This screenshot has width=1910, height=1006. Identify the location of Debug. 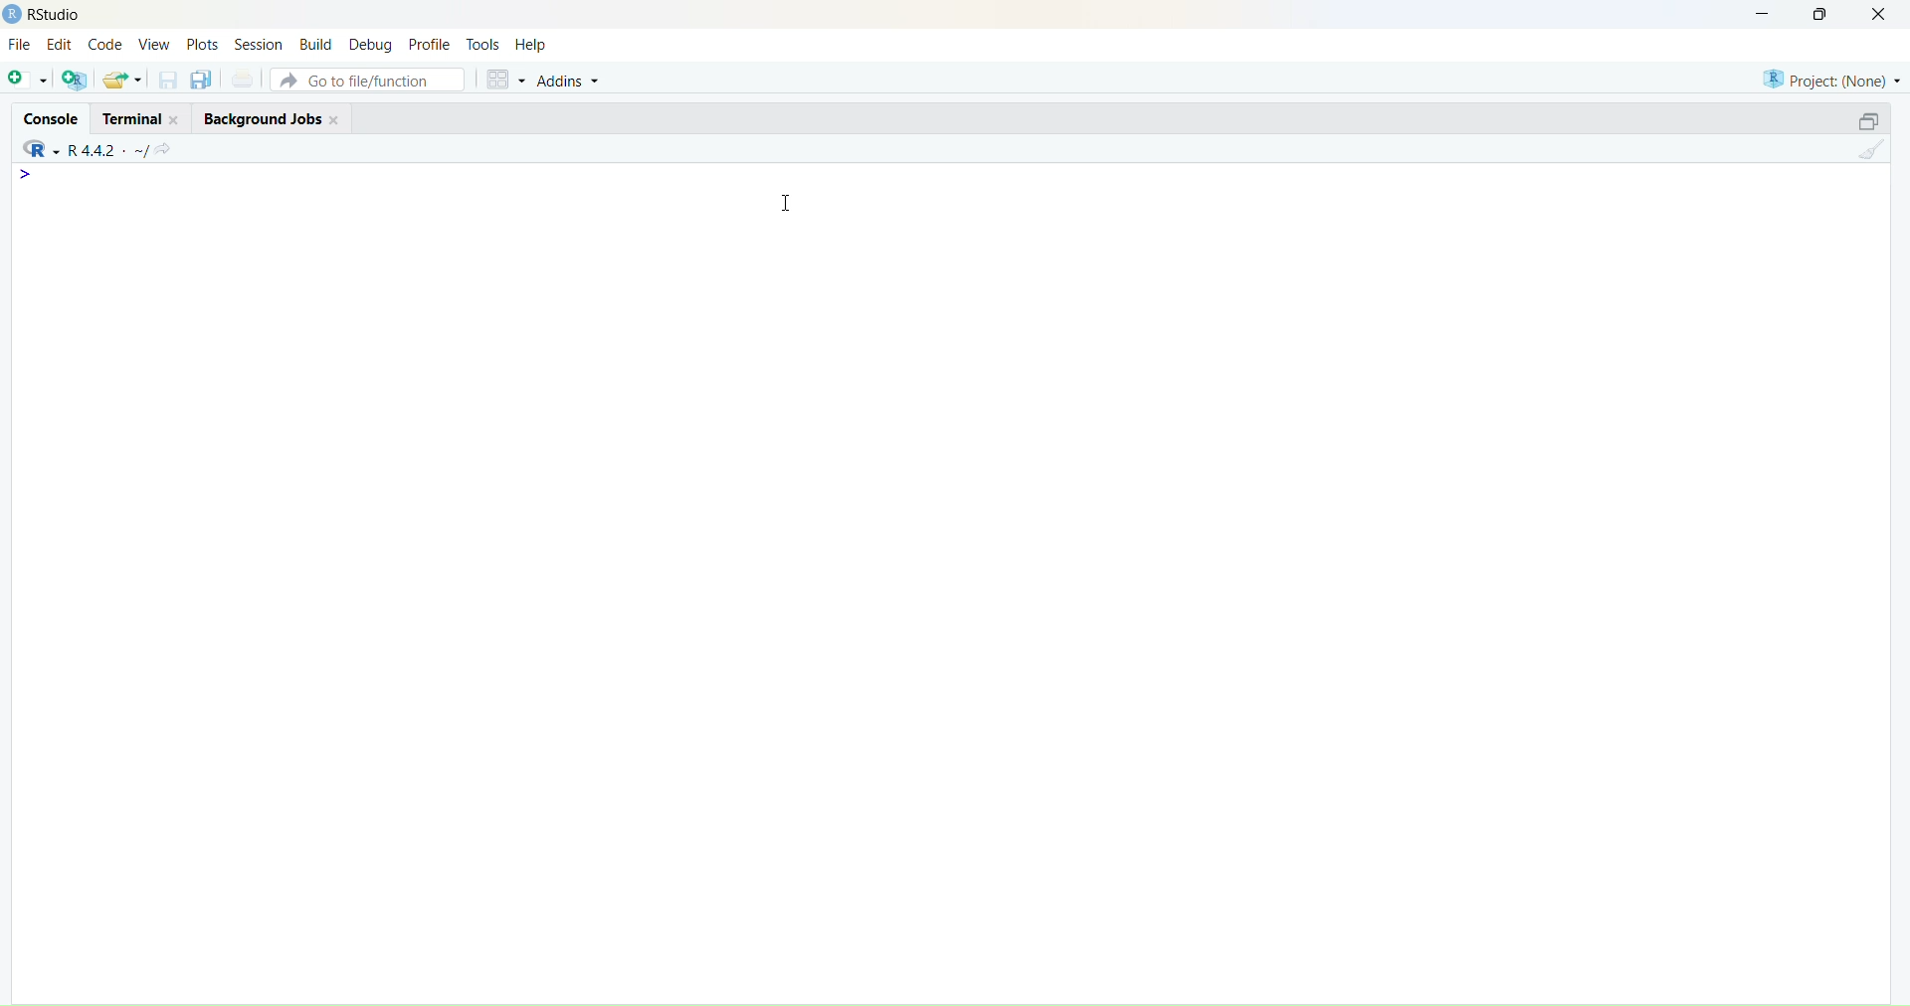
(371, 43).